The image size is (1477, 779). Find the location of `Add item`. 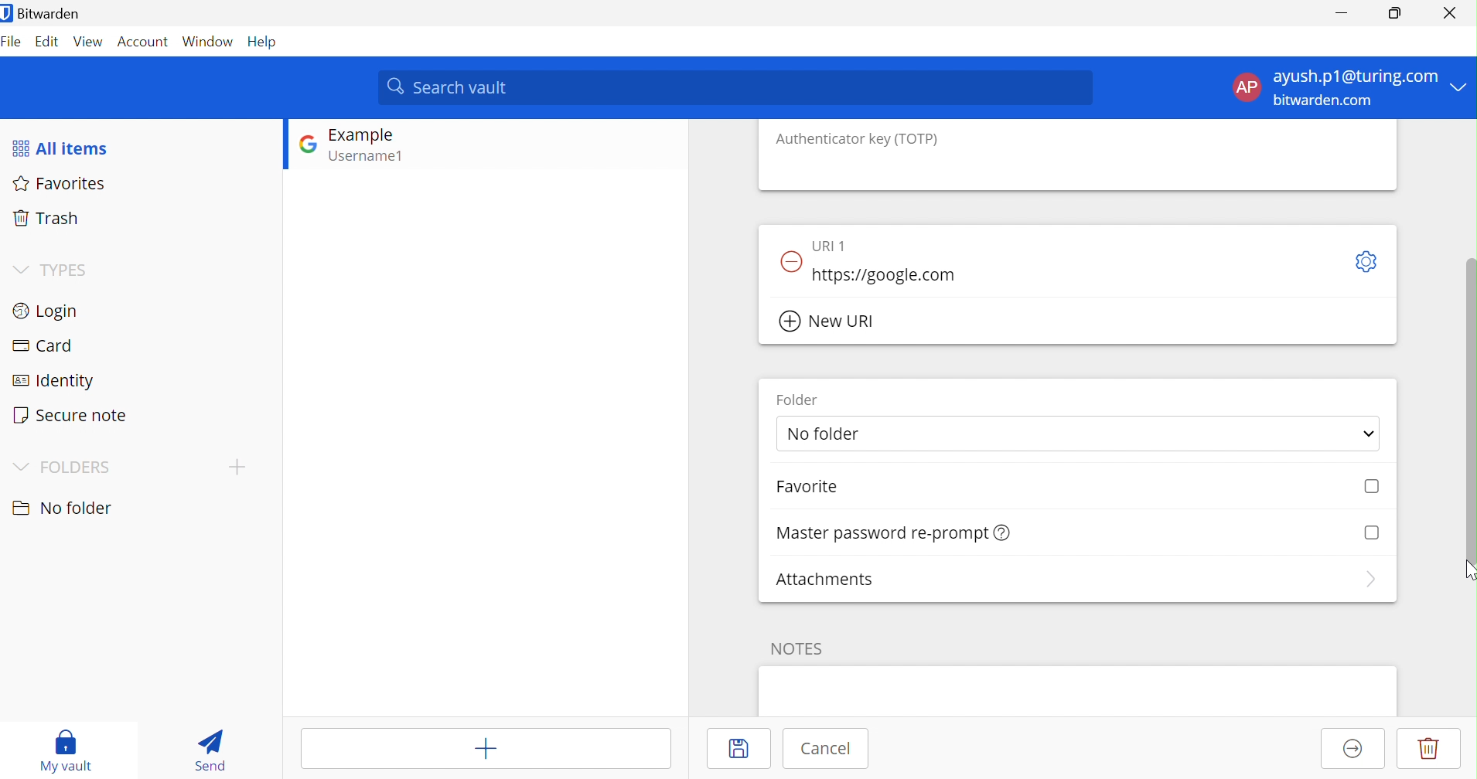

Add item is located at coordinates (484, 747).